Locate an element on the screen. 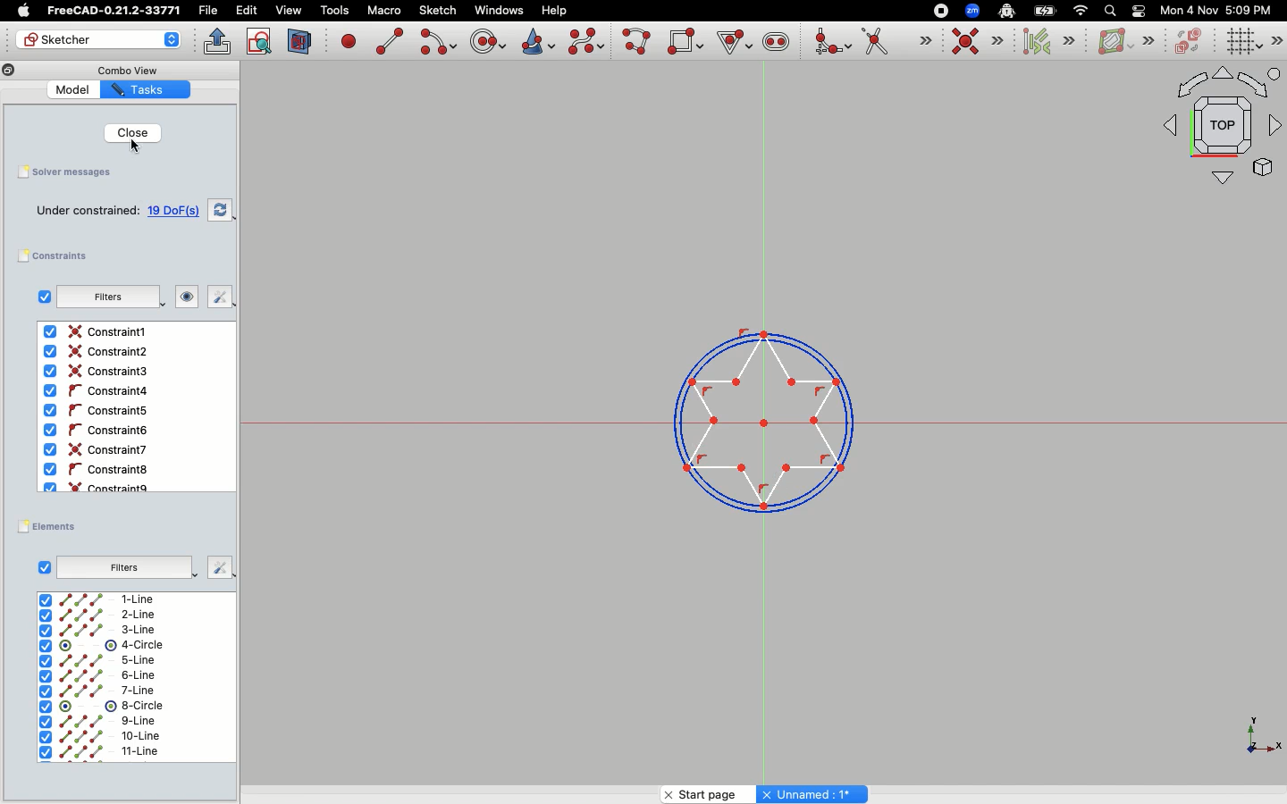 The image size is (1287, 804). Create slot is located at coordinates (775, 44).